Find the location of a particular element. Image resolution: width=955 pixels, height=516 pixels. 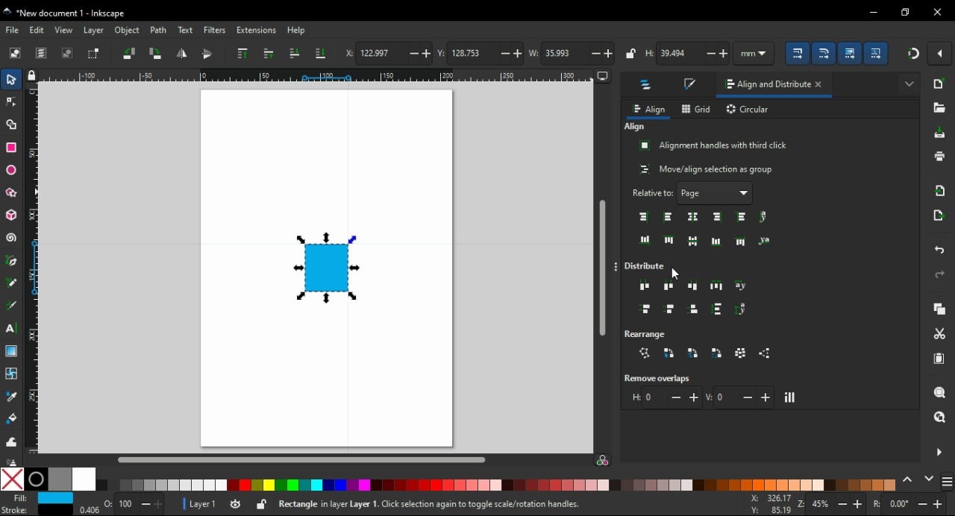

extensions is located at coordinates (257, 30).